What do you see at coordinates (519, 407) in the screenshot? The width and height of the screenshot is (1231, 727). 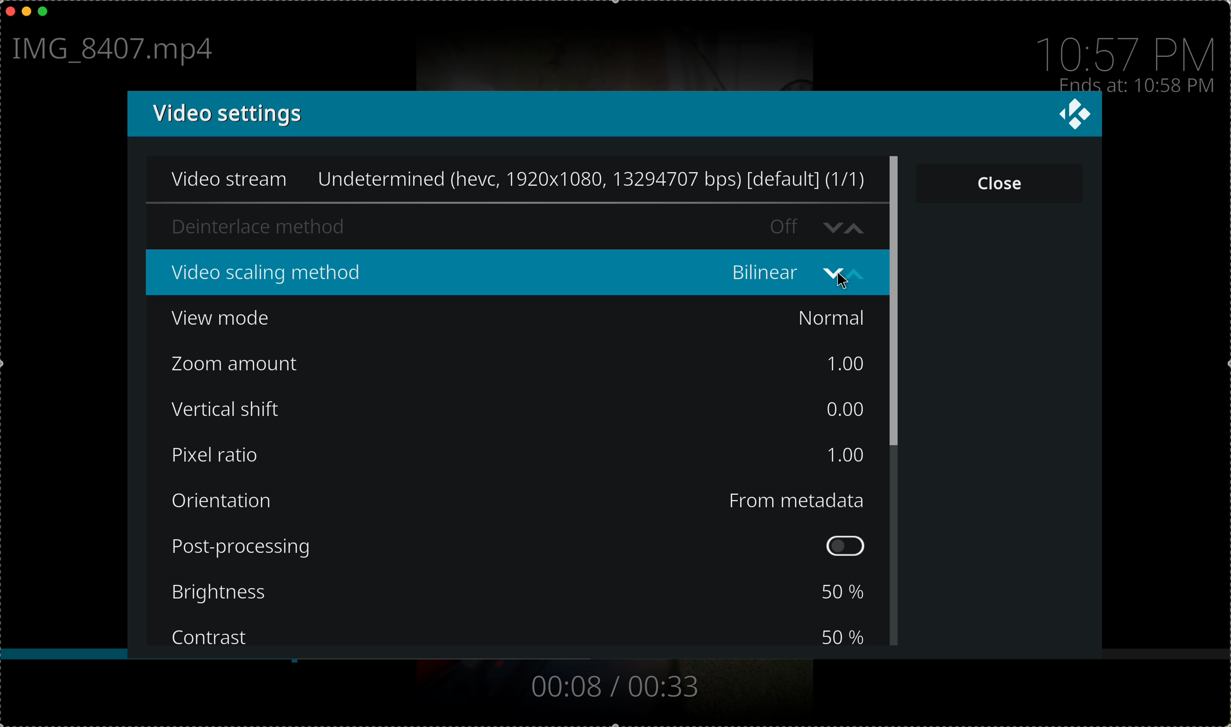 I see `vertical shift 0.00` at bounding box center [519, 407].